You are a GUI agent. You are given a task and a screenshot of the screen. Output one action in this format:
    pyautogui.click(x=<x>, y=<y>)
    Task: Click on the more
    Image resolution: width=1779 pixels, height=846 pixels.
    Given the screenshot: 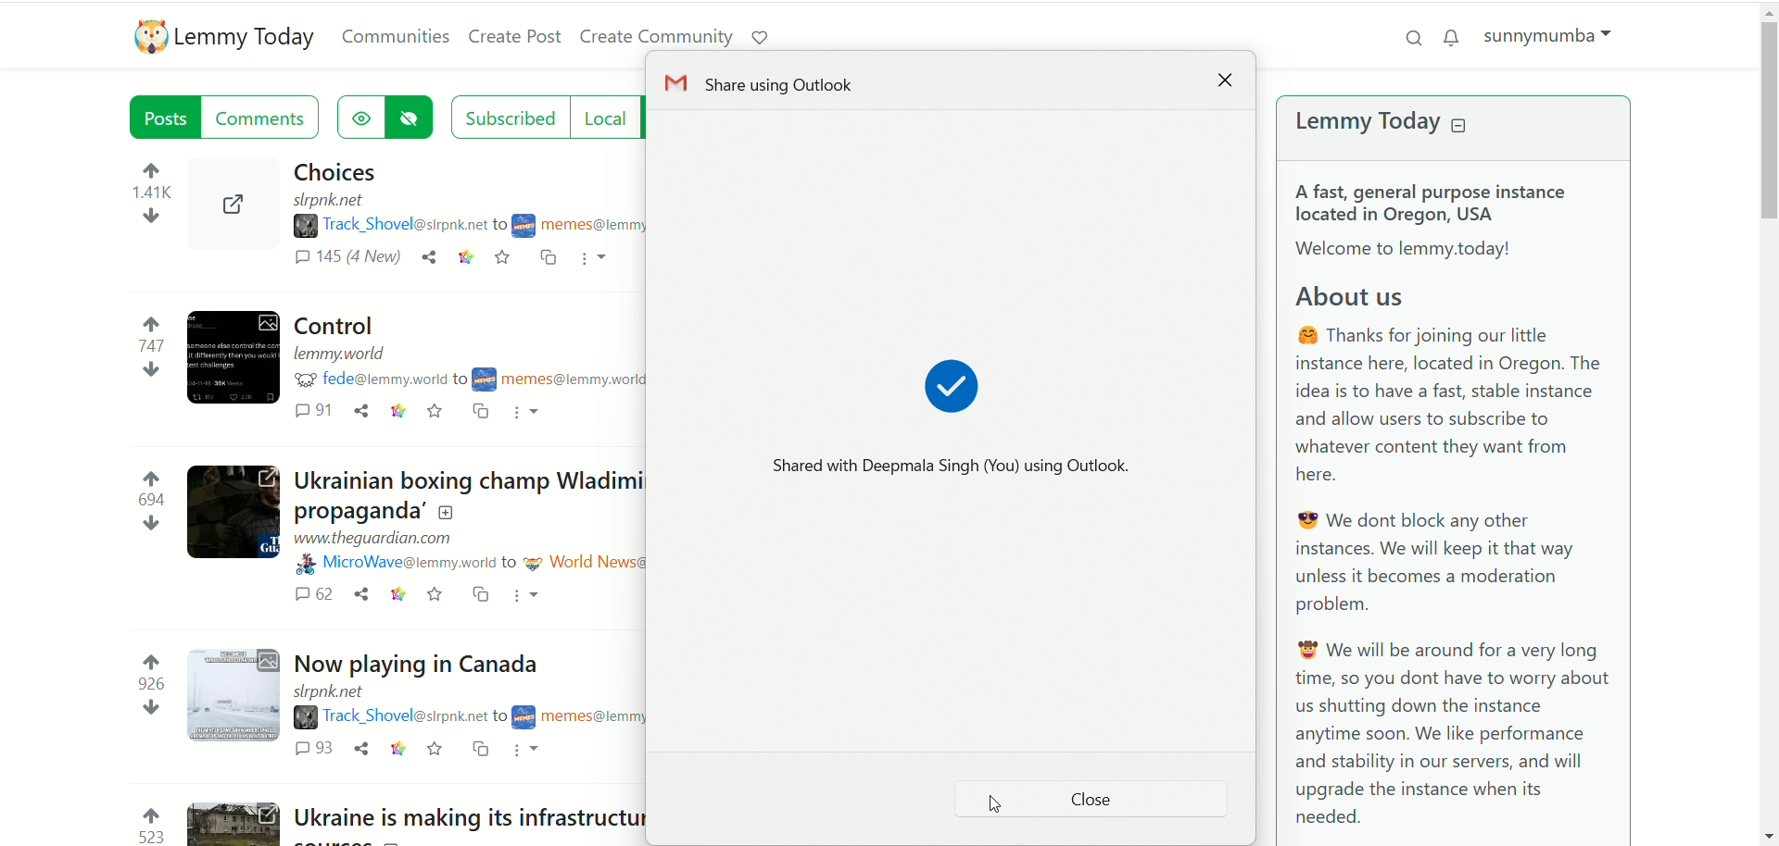 What is the action you would take?
    pyautogui.click(x=524, y=751)
    